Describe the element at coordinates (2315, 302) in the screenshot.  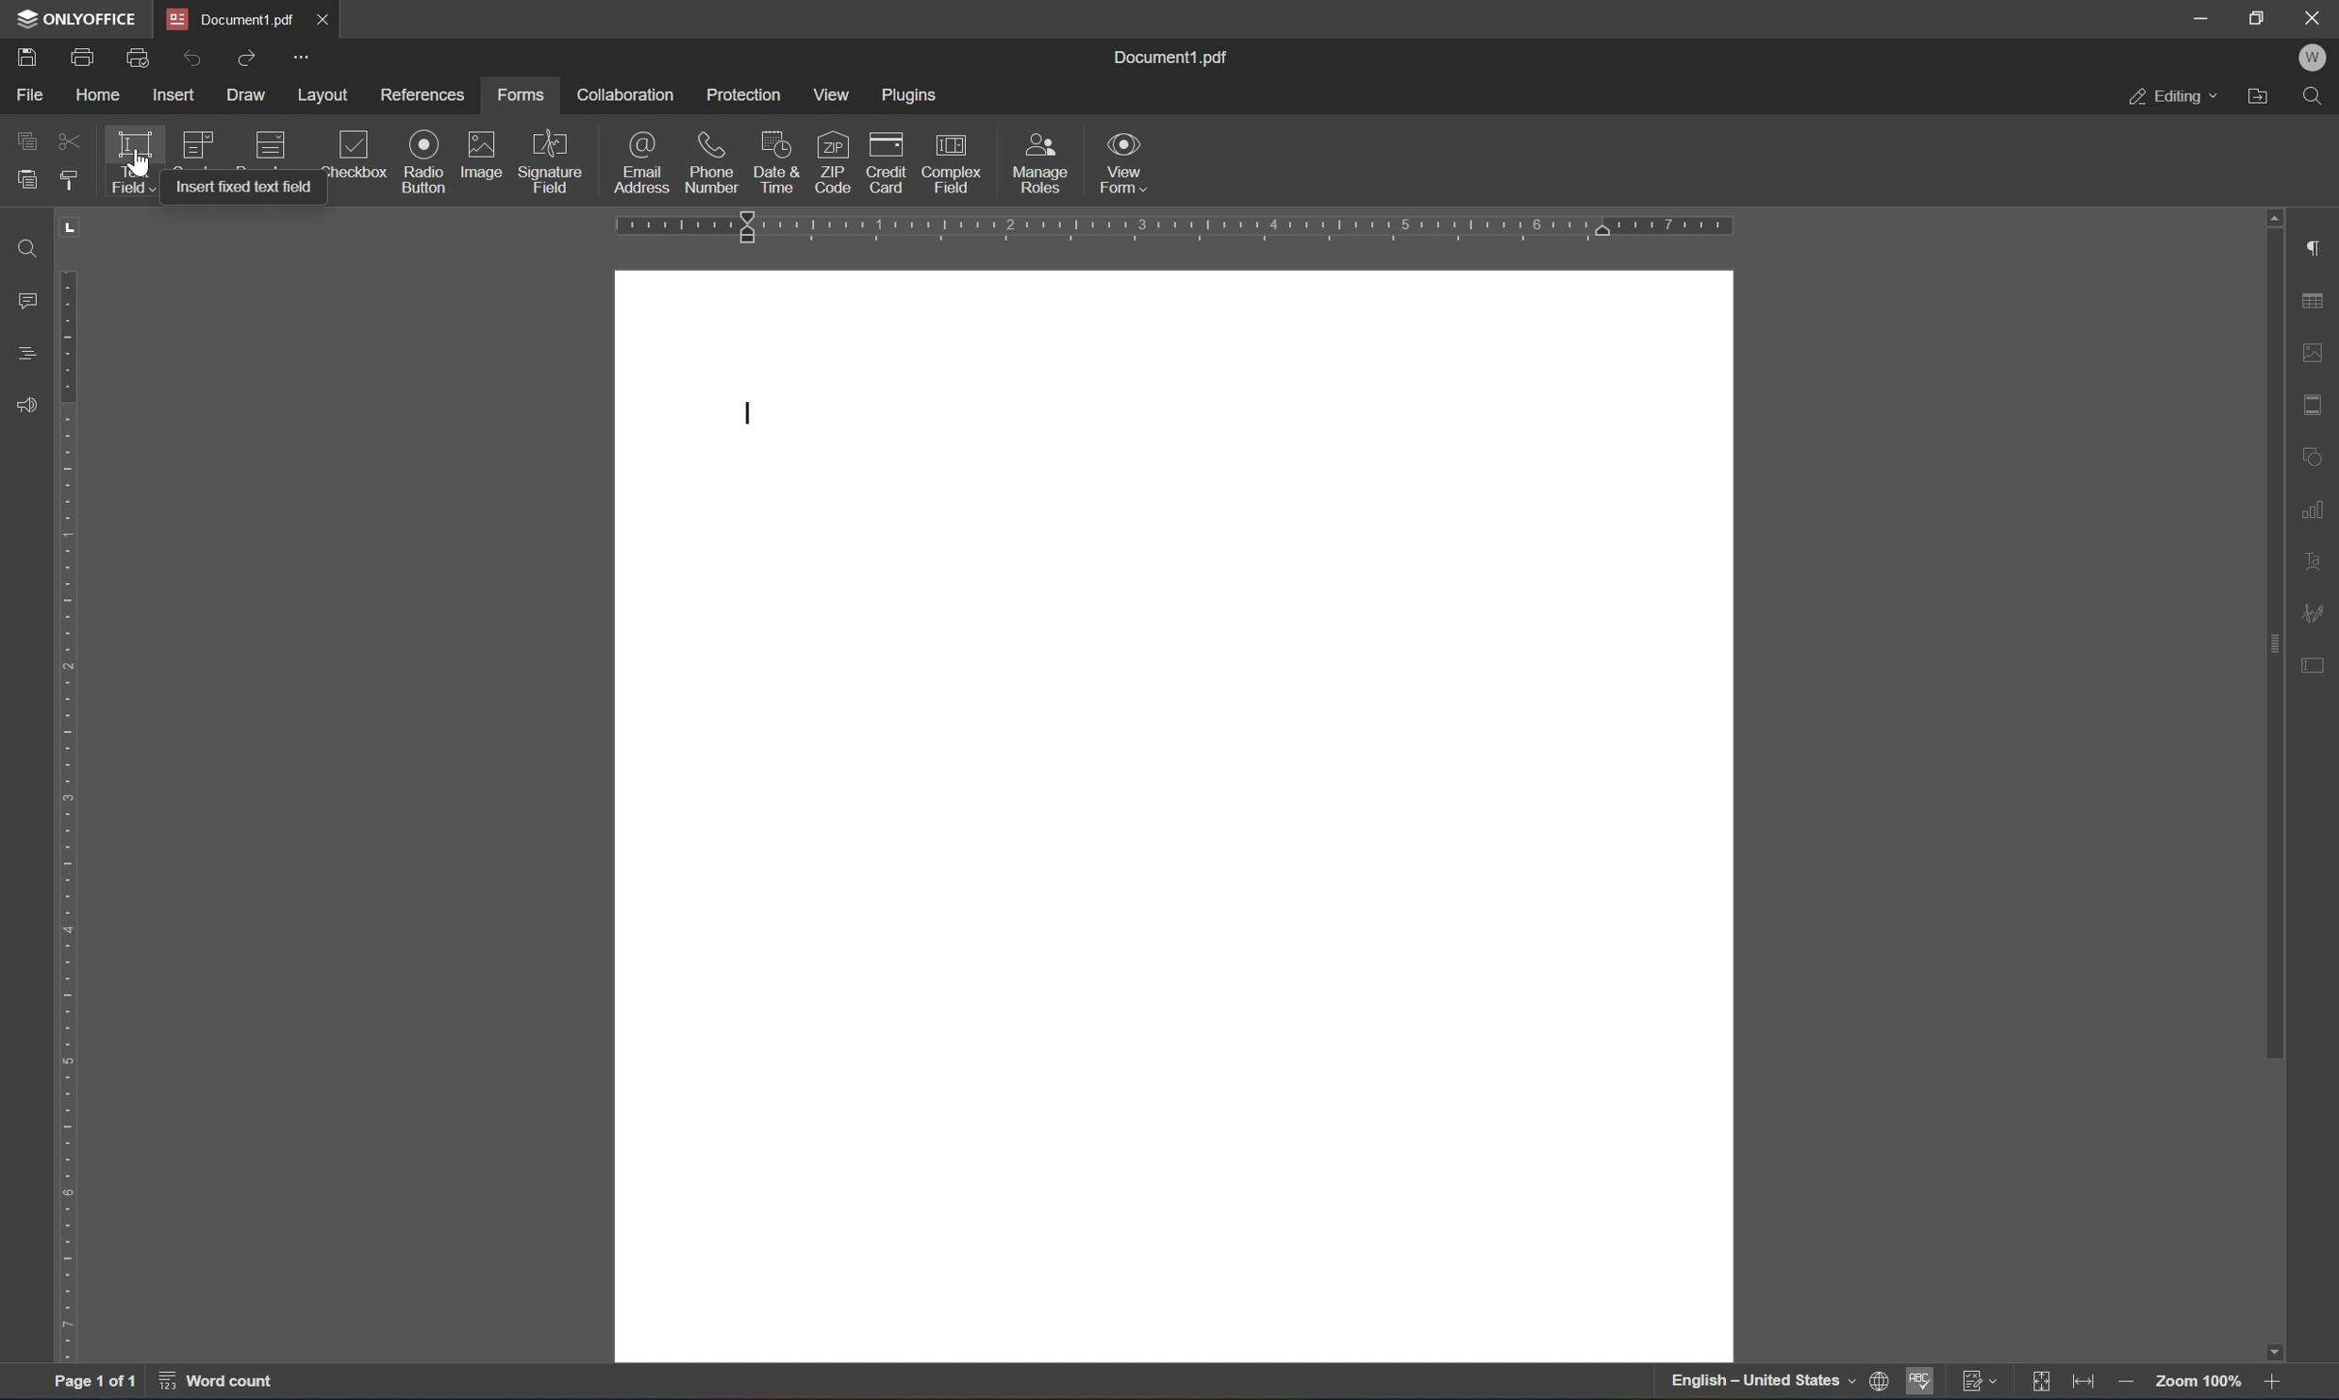
I see `table settings` at that location.